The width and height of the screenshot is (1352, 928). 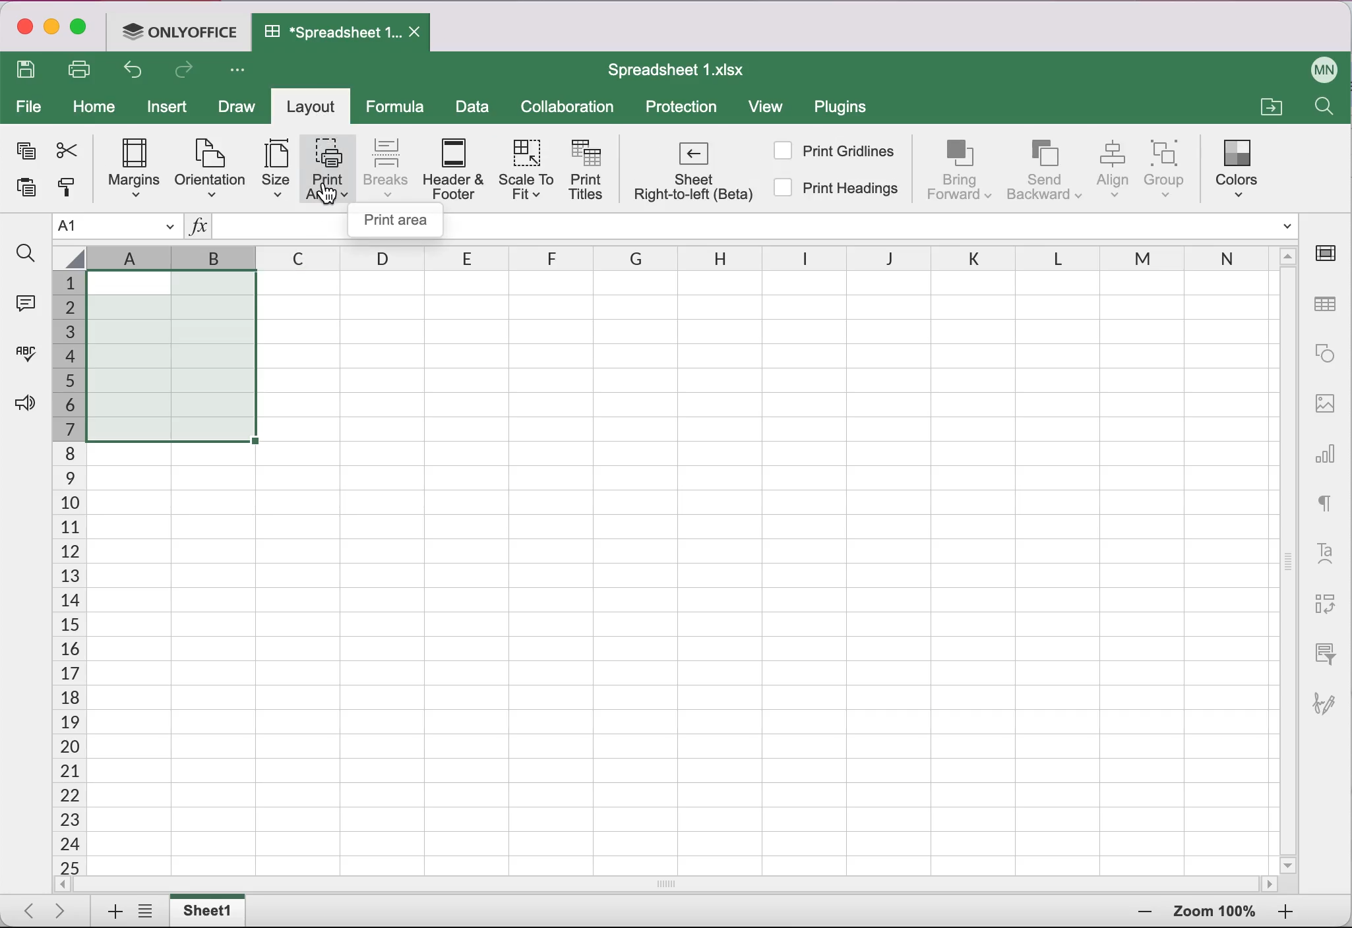 What do you see at coordinates (21, 405) in the screenshot?
I see `feedback and support` at bounding box center [21, 405].